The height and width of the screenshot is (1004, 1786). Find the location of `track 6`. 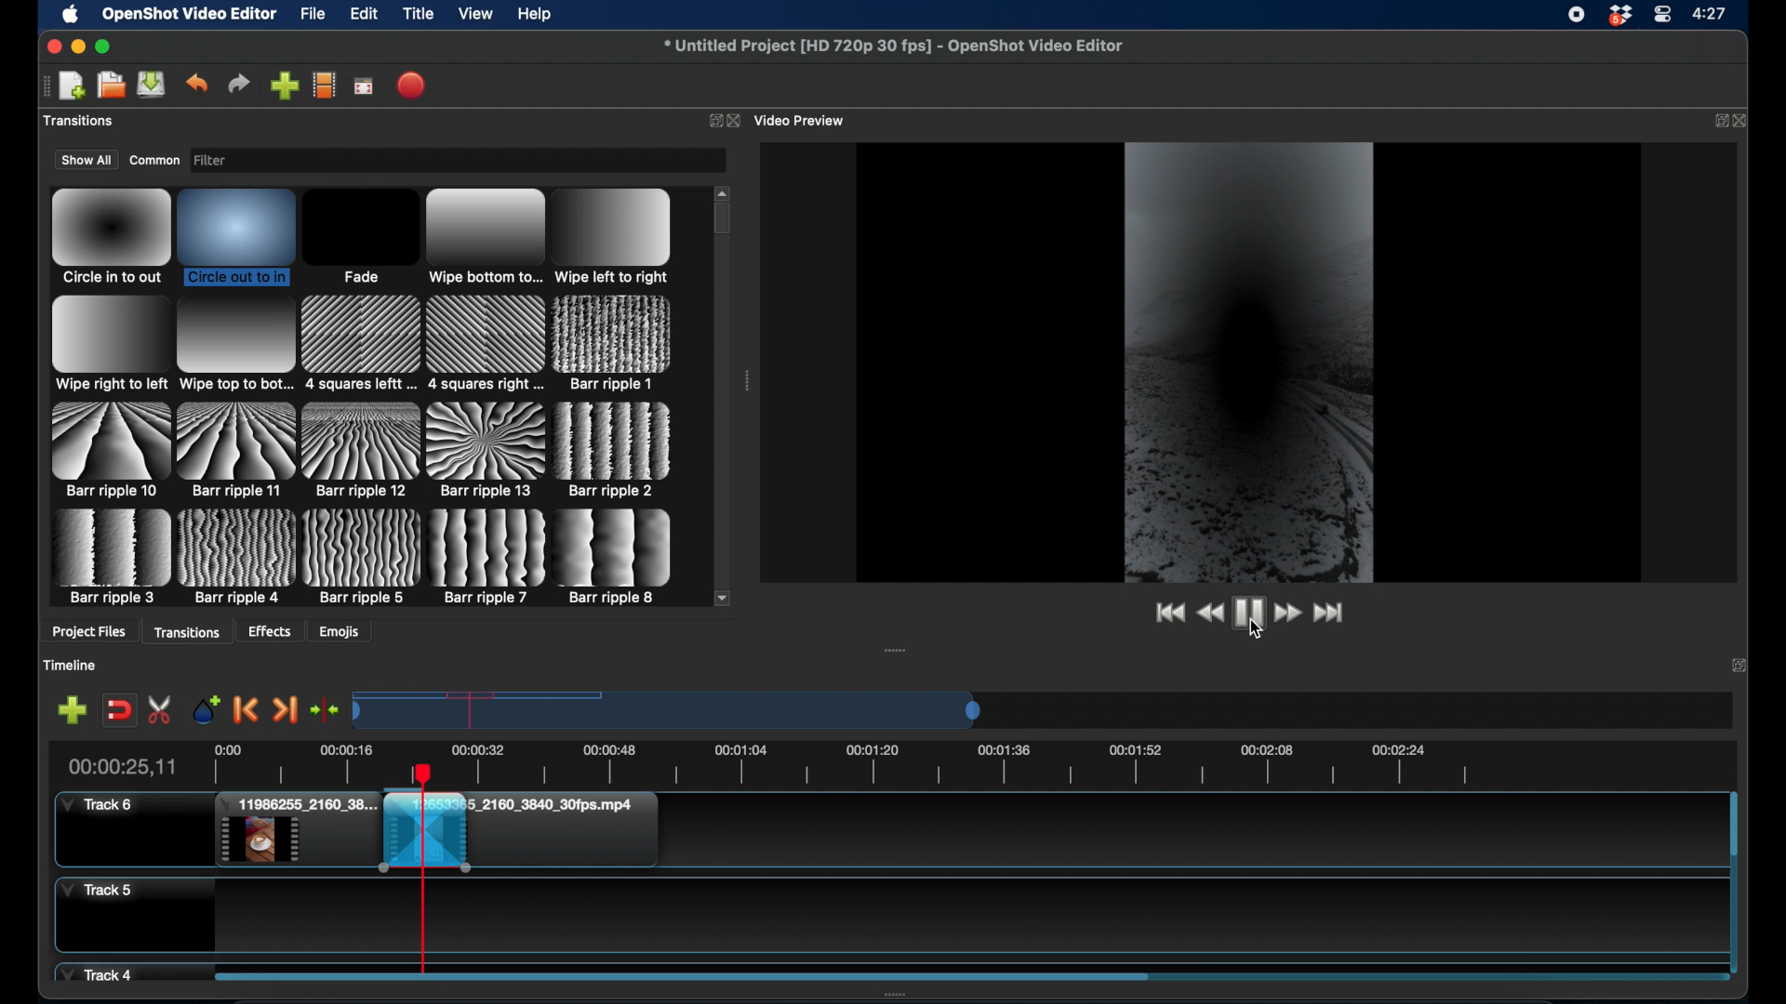

track 6 is located at coordinates (99, 805).